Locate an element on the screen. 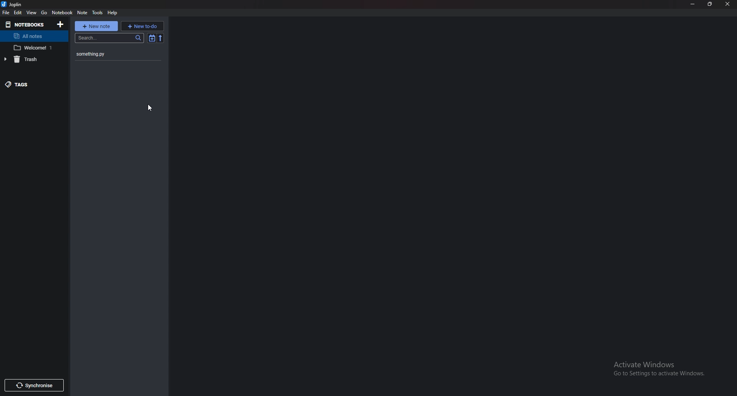 Image resolution: width=737 pixels, height=396 pixels. Synchronize is located at coordinates (34, 385).